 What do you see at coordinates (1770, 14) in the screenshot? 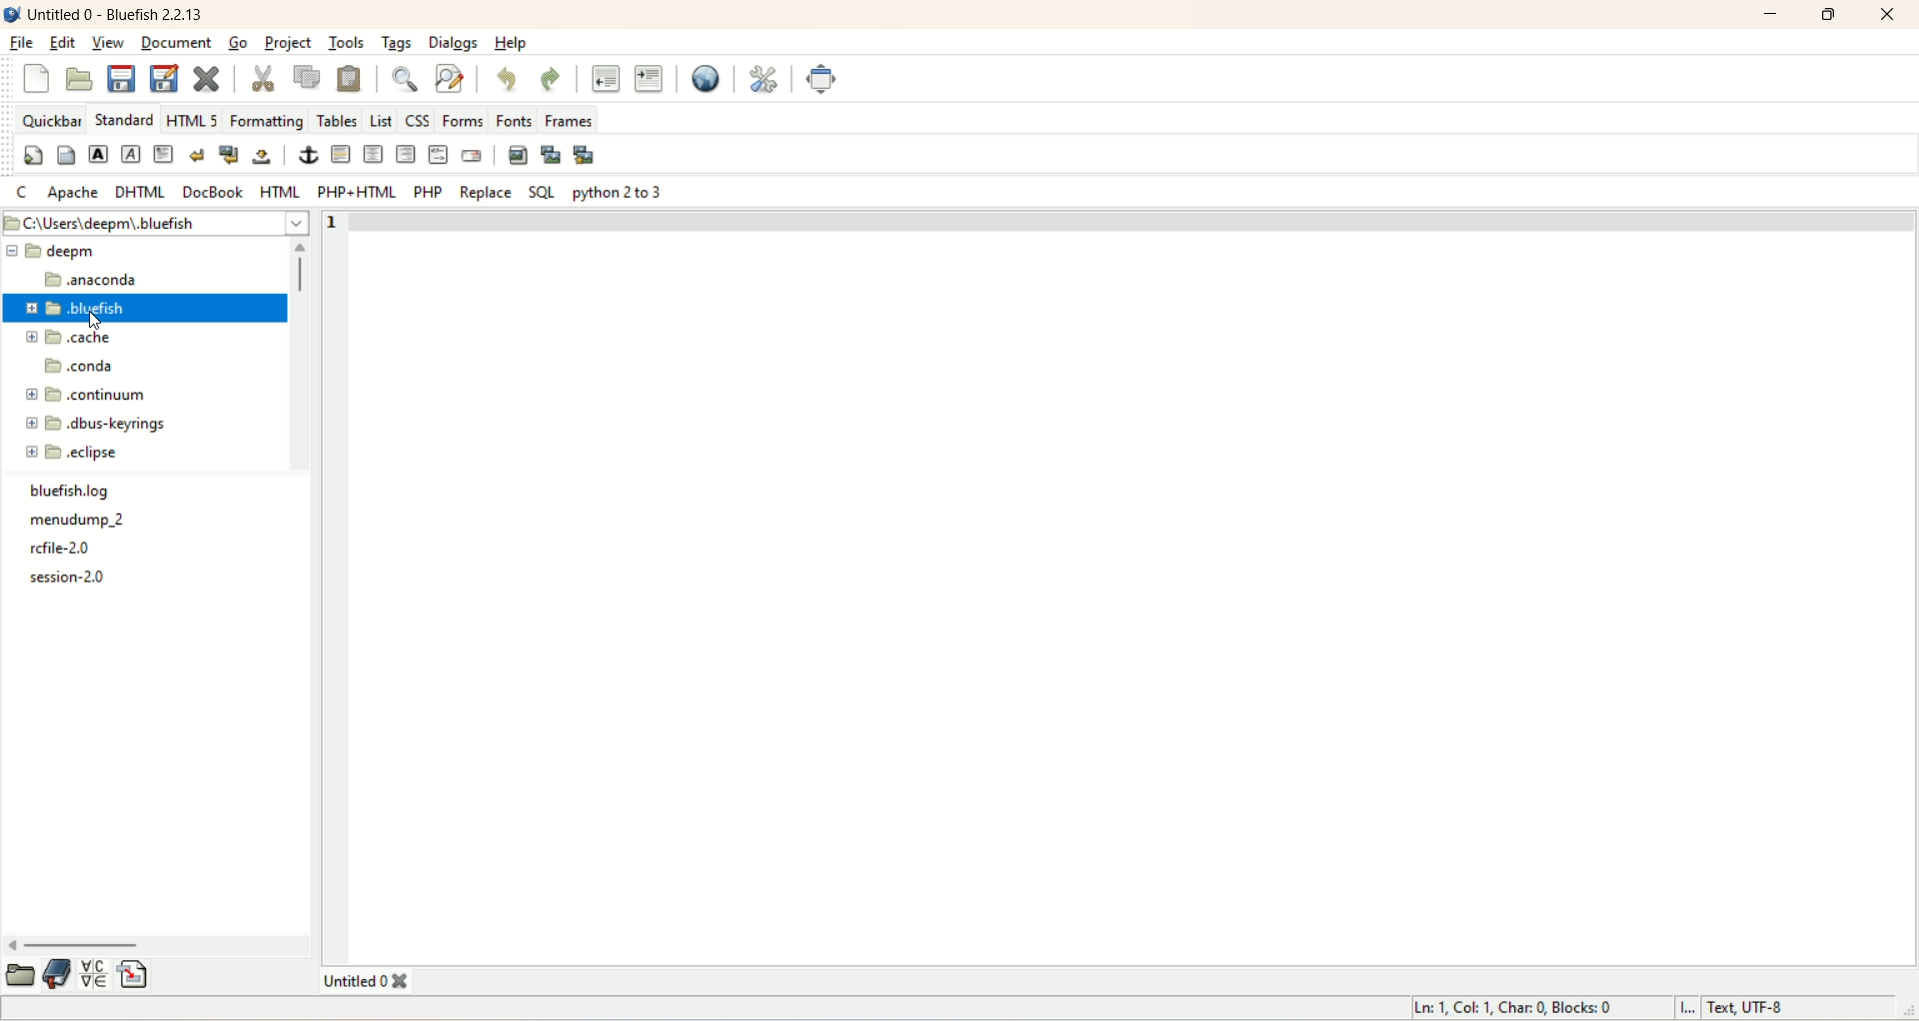
I see `minimize` at bounding box center [1770, 14].